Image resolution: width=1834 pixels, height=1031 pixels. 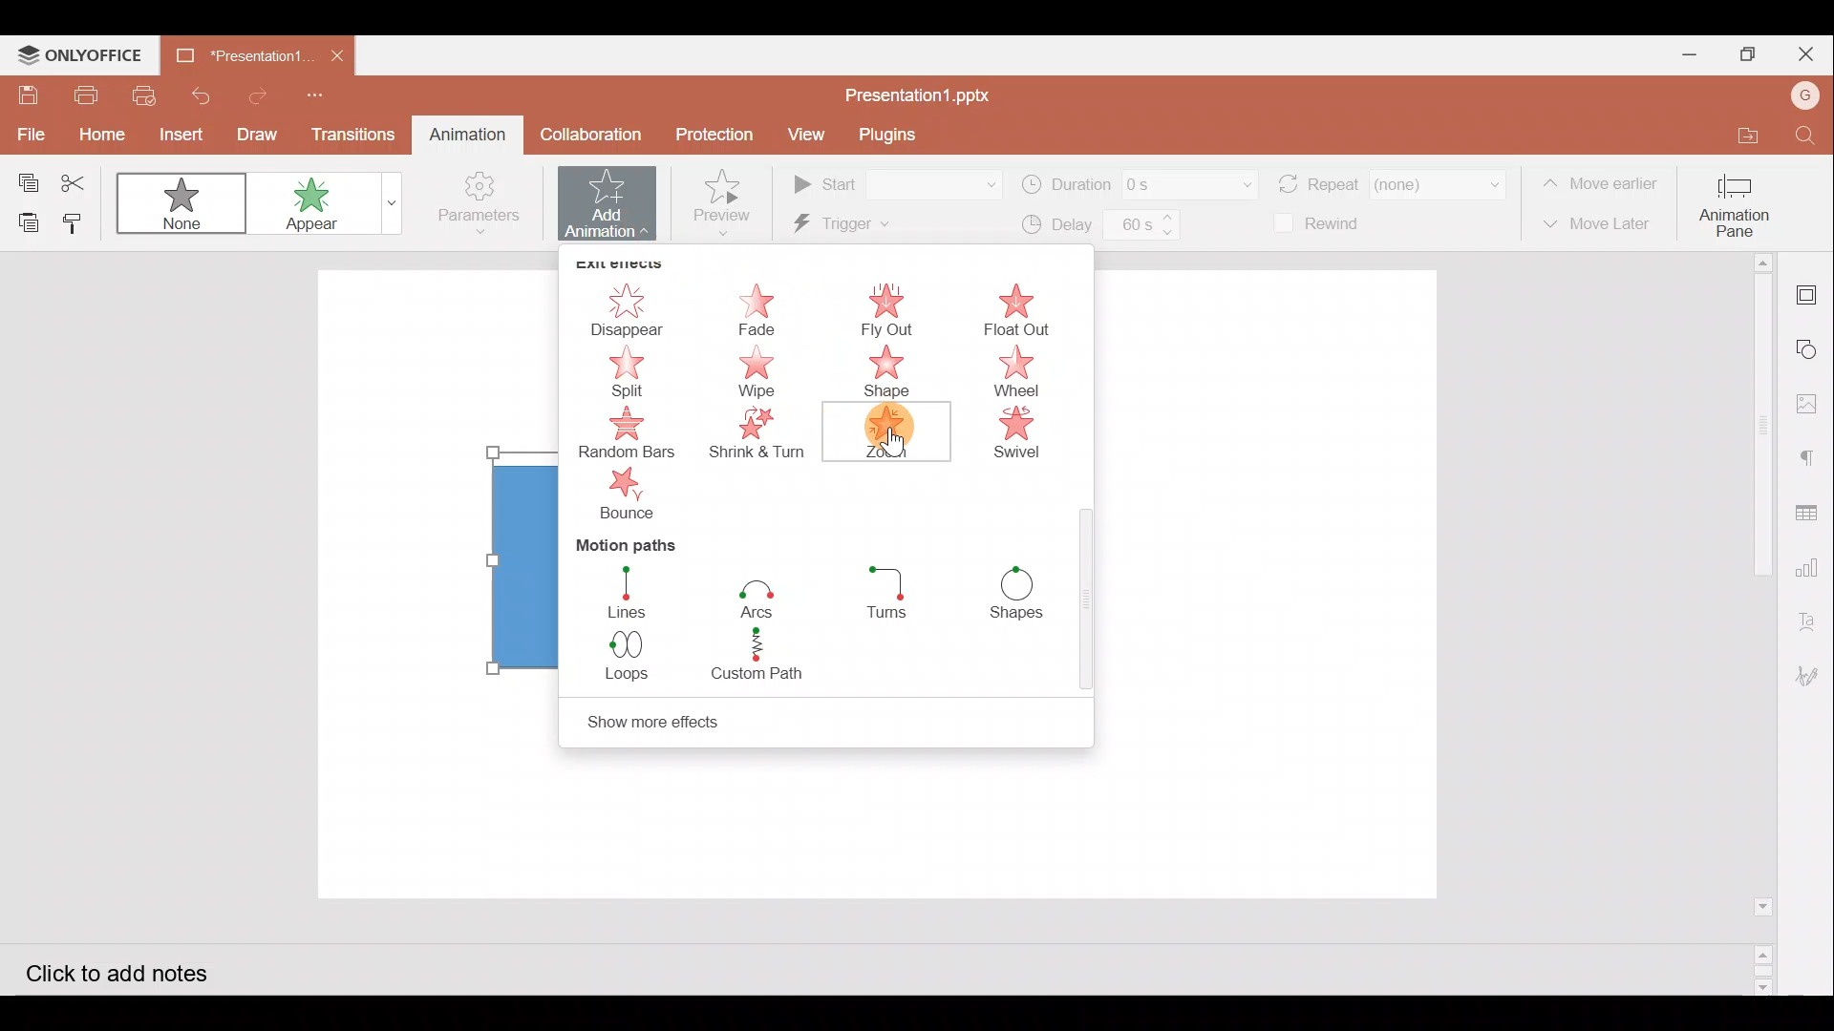 I want to click on Presentation1.pptx, so click(x=921, y=94).